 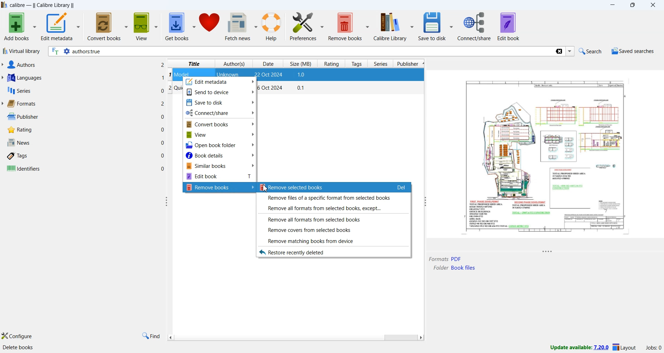 I want to click on calibre library, so click(x=395, y=26).